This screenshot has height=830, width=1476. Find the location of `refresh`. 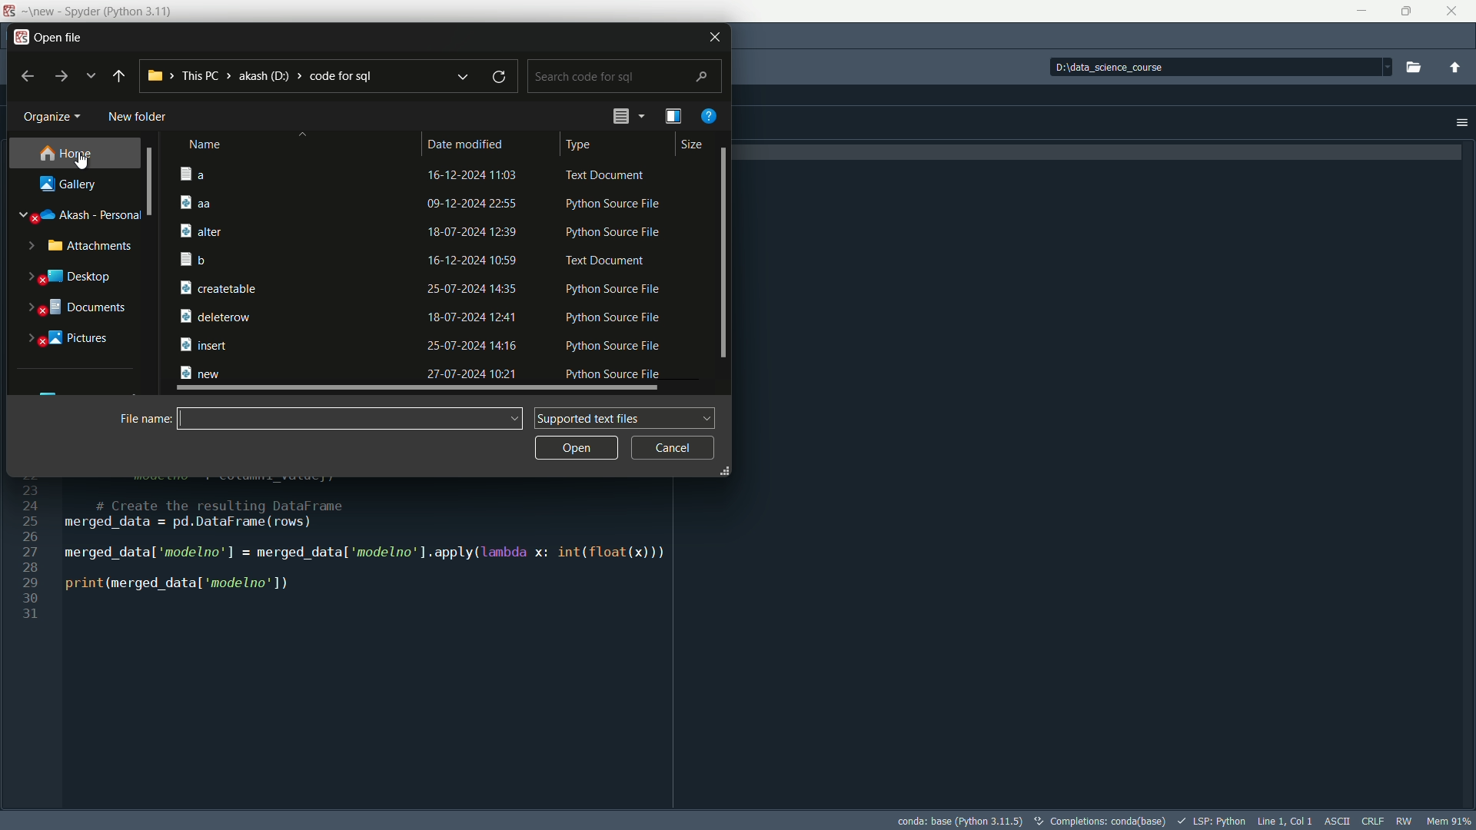

refresh is located at coordinates (504, 78).